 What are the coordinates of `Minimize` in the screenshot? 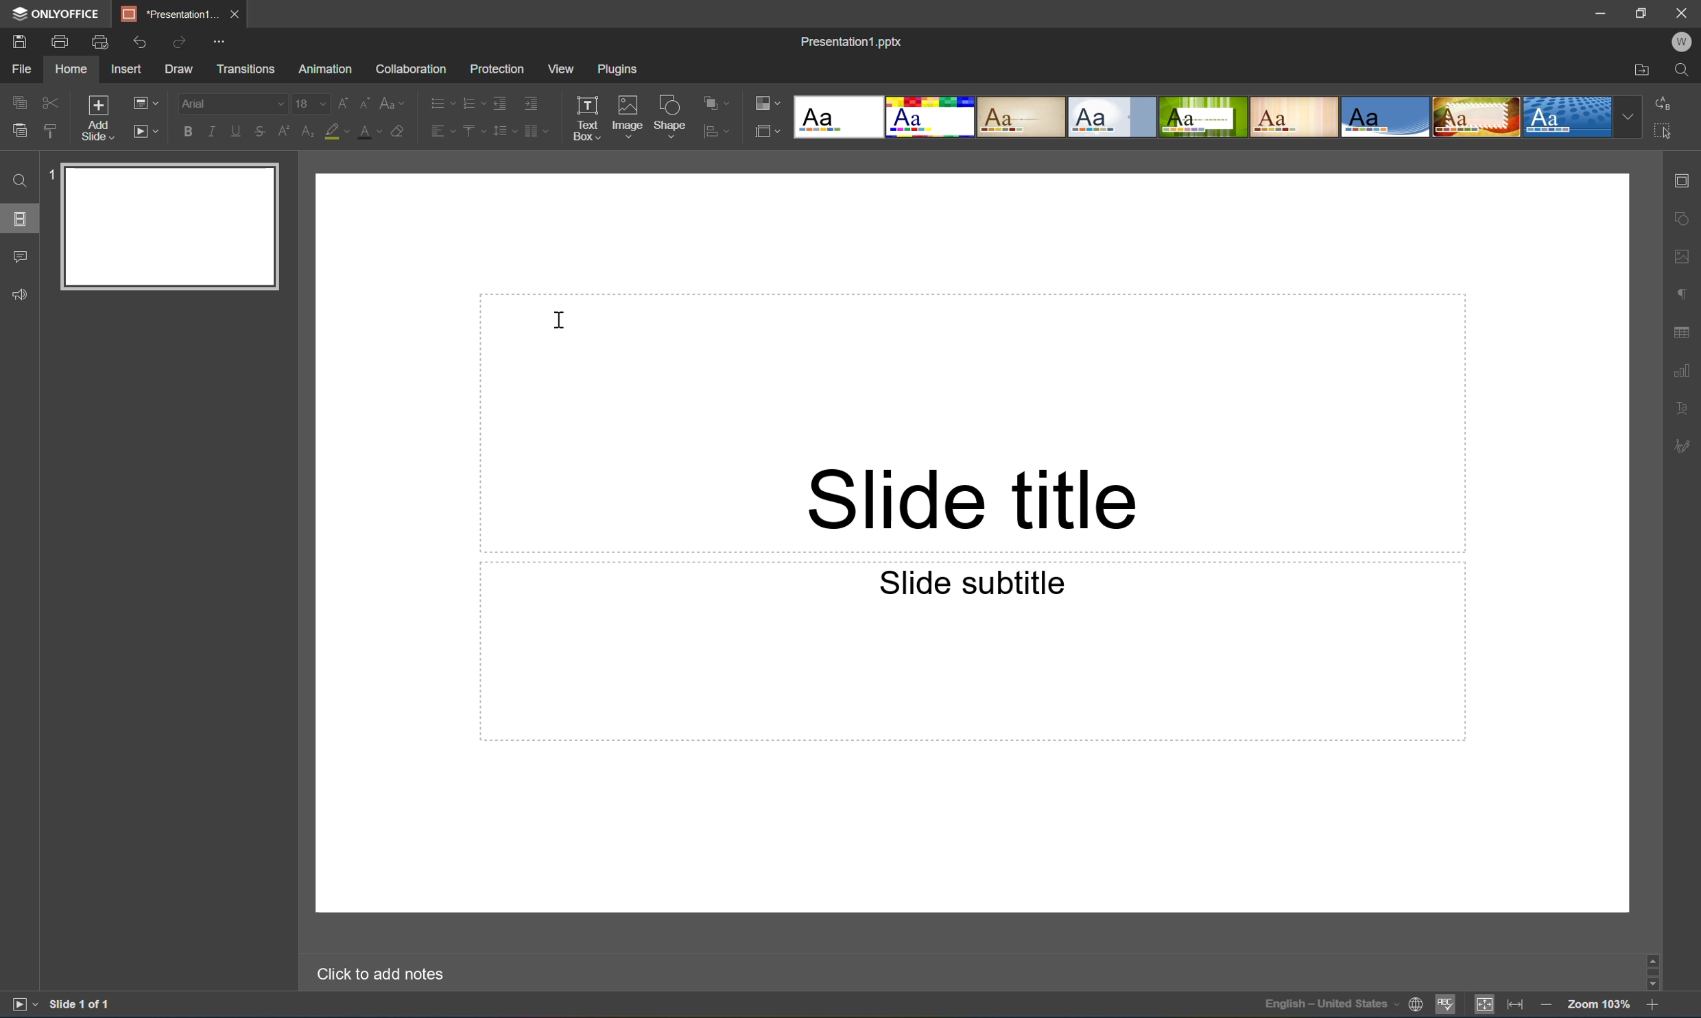 It's located at (1601, 12).